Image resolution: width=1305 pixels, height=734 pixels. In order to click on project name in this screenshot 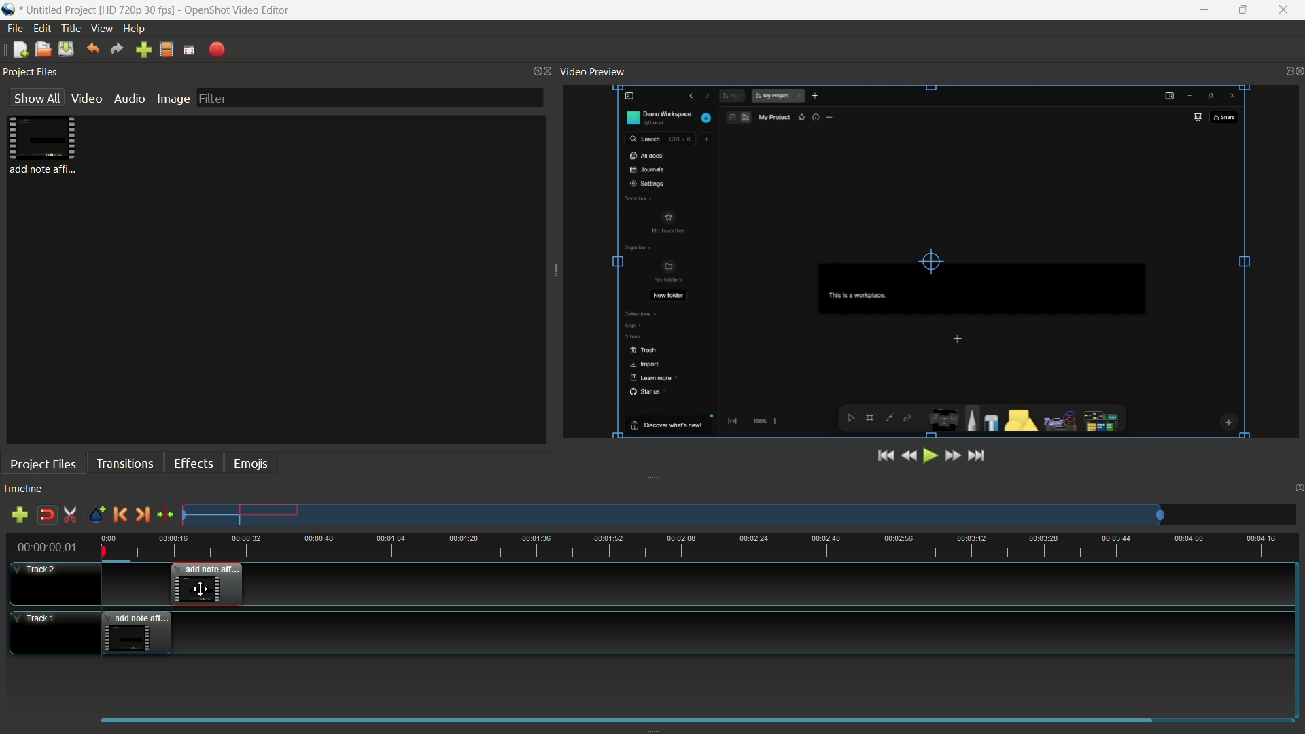, I will do `click(99, 10)`.